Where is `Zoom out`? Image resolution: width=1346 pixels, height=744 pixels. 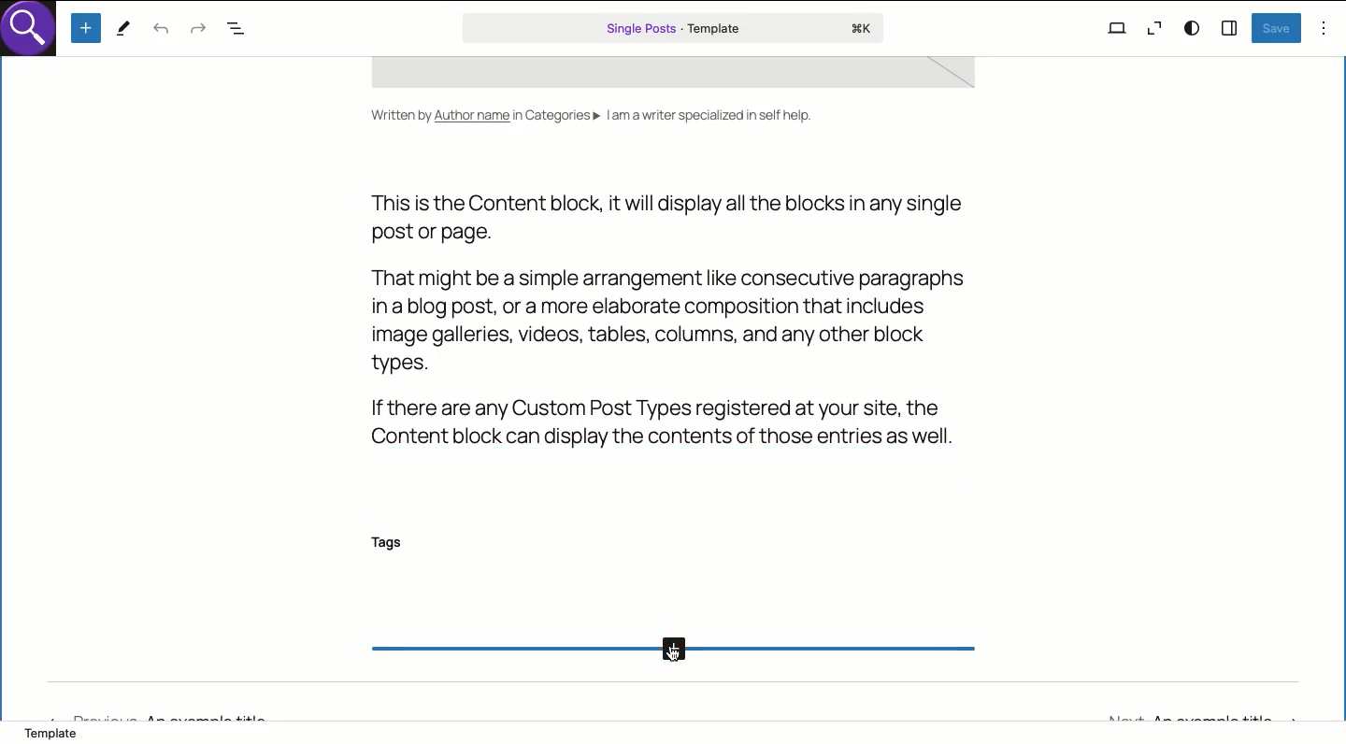 Zoom out is located at coordinates (1153, 31).